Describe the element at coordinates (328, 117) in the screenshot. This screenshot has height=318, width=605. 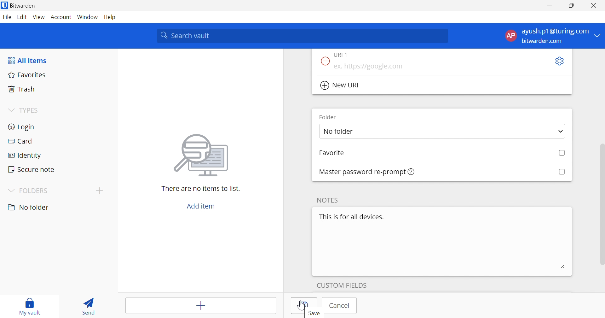
I see `Folder` at that location.